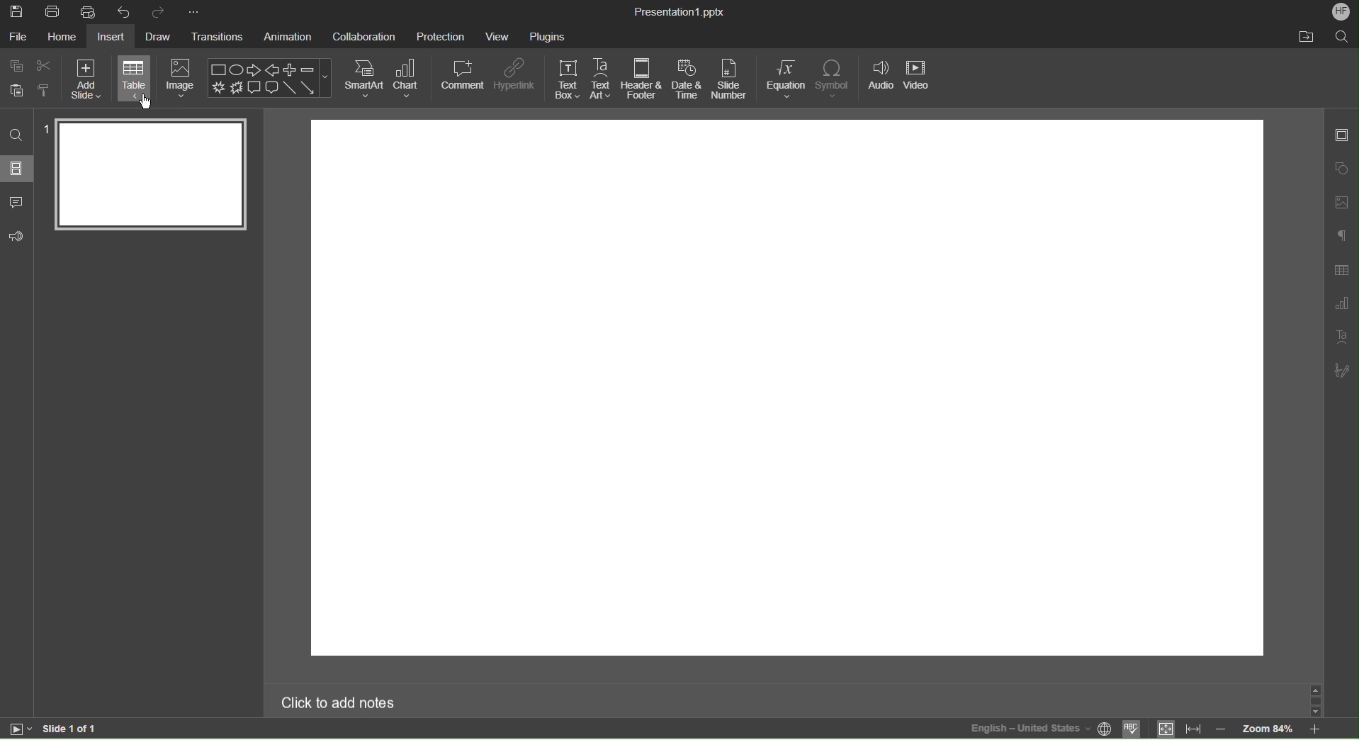  Describe the element at coordinates (497, 36) in the screenshot. I see `View` at that location.